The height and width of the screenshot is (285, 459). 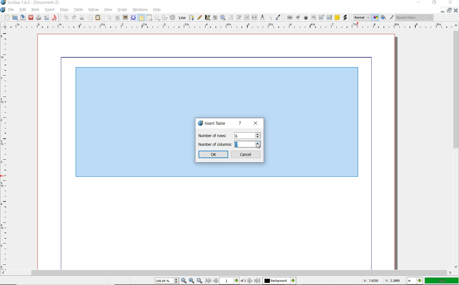 What do you see at coordinates (98, 18) in the screenshot?
I see `paste` at bounding box center [98, 18].